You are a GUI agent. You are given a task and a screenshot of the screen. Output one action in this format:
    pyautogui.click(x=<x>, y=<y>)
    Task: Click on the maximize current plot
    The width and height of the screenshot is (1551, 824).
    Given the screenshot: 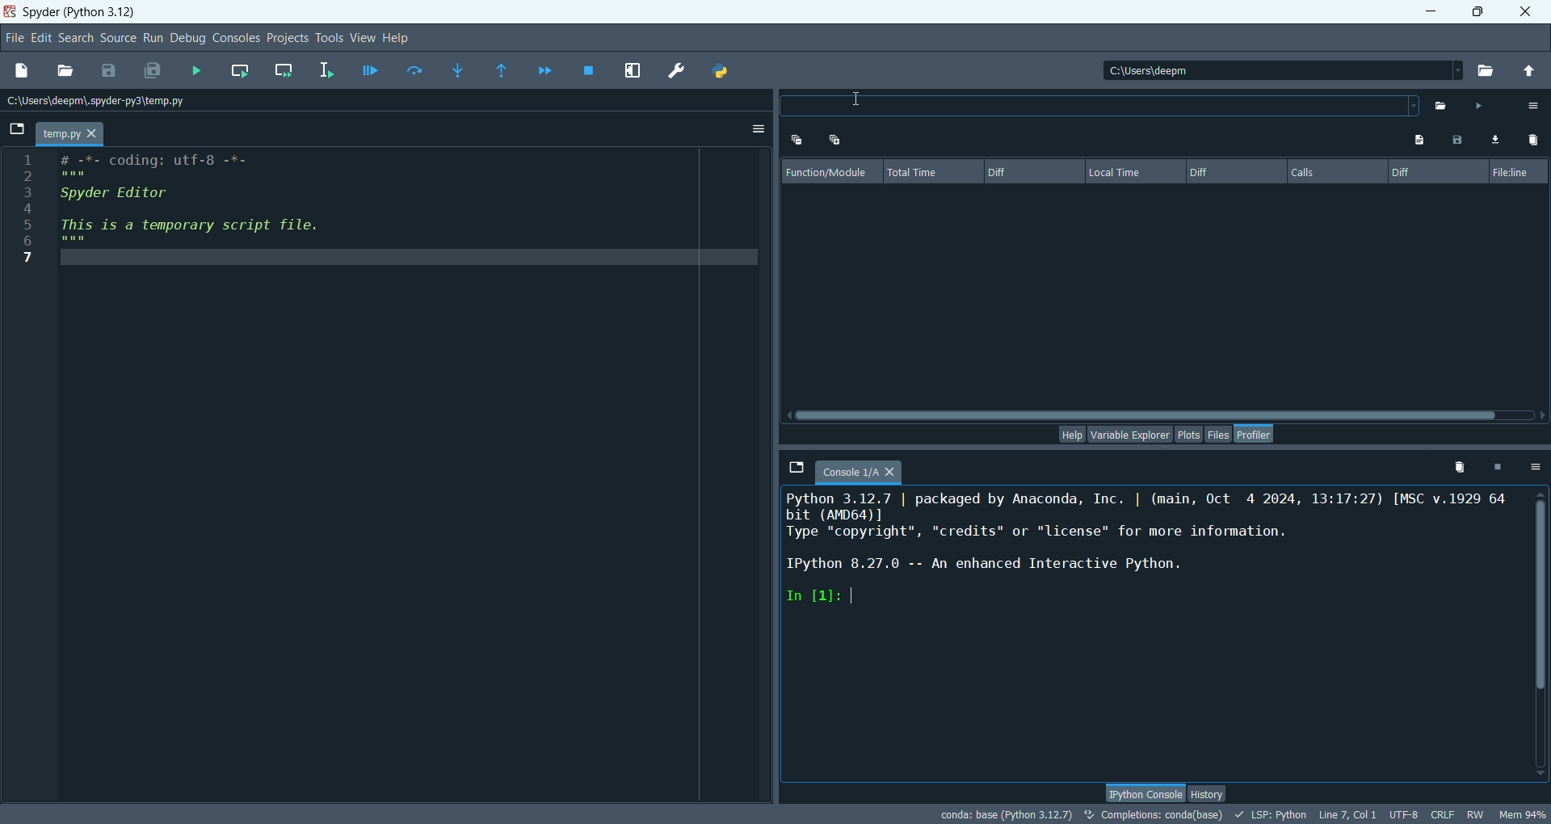 What is the action you would take?
    pyautogui.click(x=634, y=73)
    